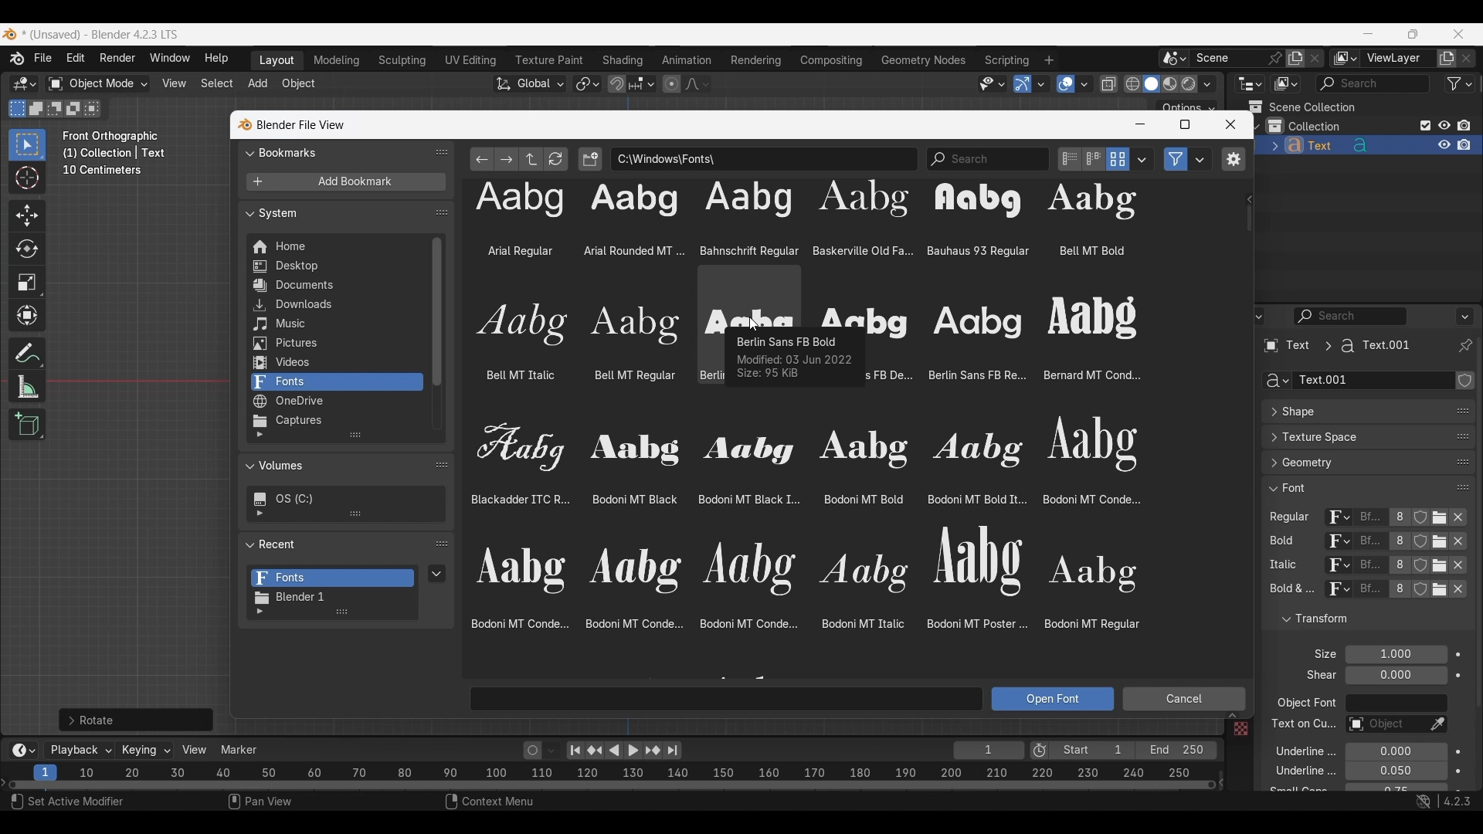 This screenshot has width=1483, height=834. I want to click on Name, so click(1375, 381).